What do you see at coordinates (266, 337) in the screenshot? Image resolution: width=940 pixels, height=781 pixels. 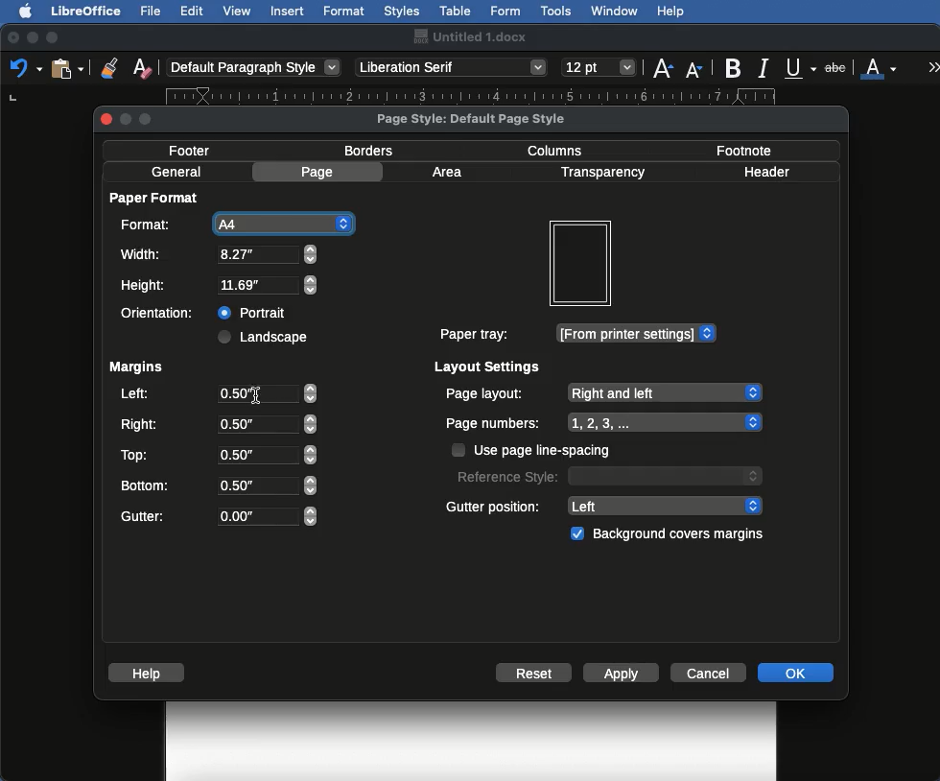 I see `Landscape` at bounding box center [266, 337].